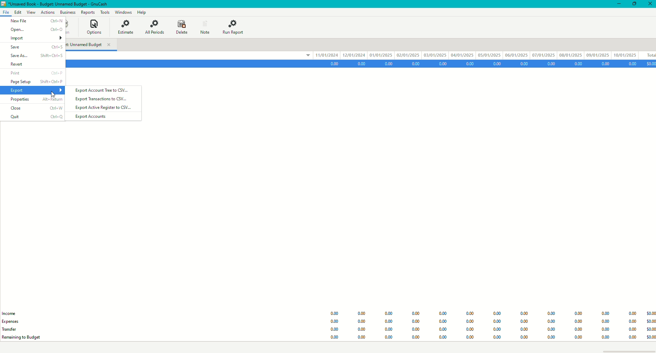 This screenshot has height=353, width=656. Describe the element at coordinates (104, 108) in the screenshot. I see `Export Active Registrations to CSV` at that location.